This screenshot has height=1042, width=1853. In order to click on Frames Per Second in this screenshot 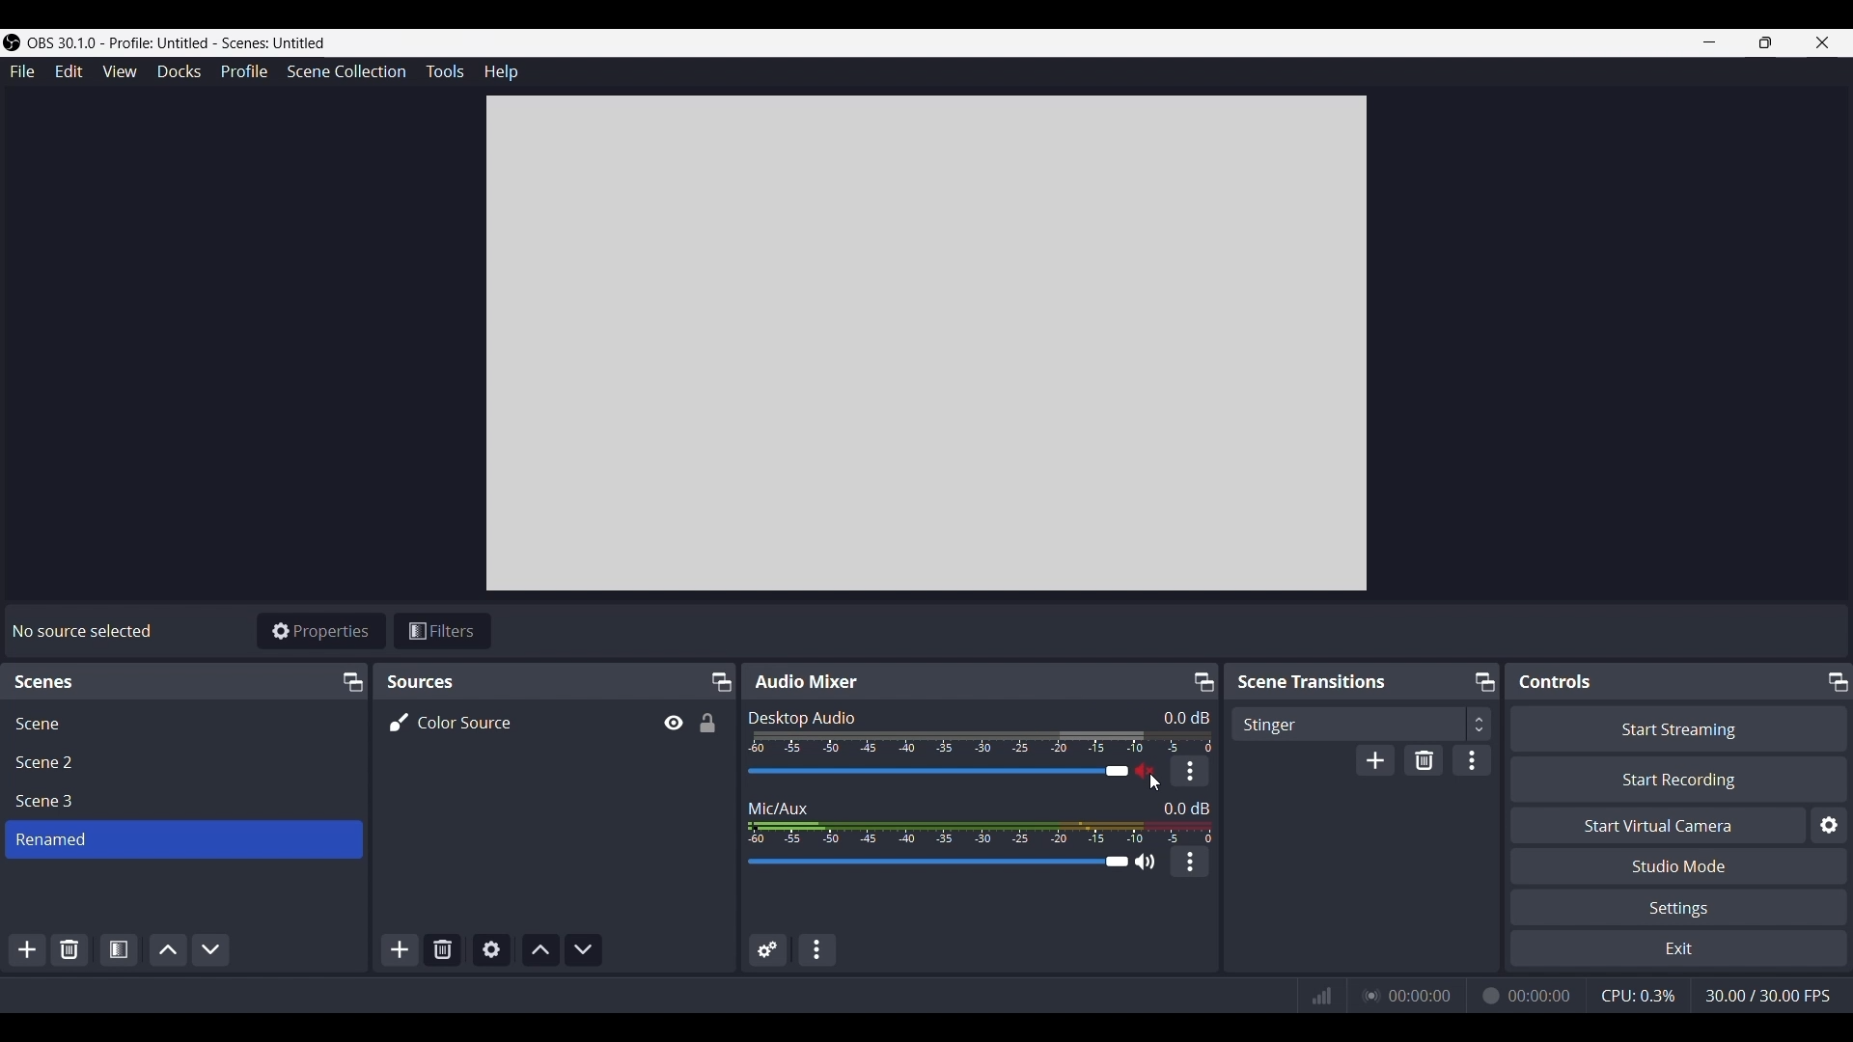, I will do `click(1767, 996)`.